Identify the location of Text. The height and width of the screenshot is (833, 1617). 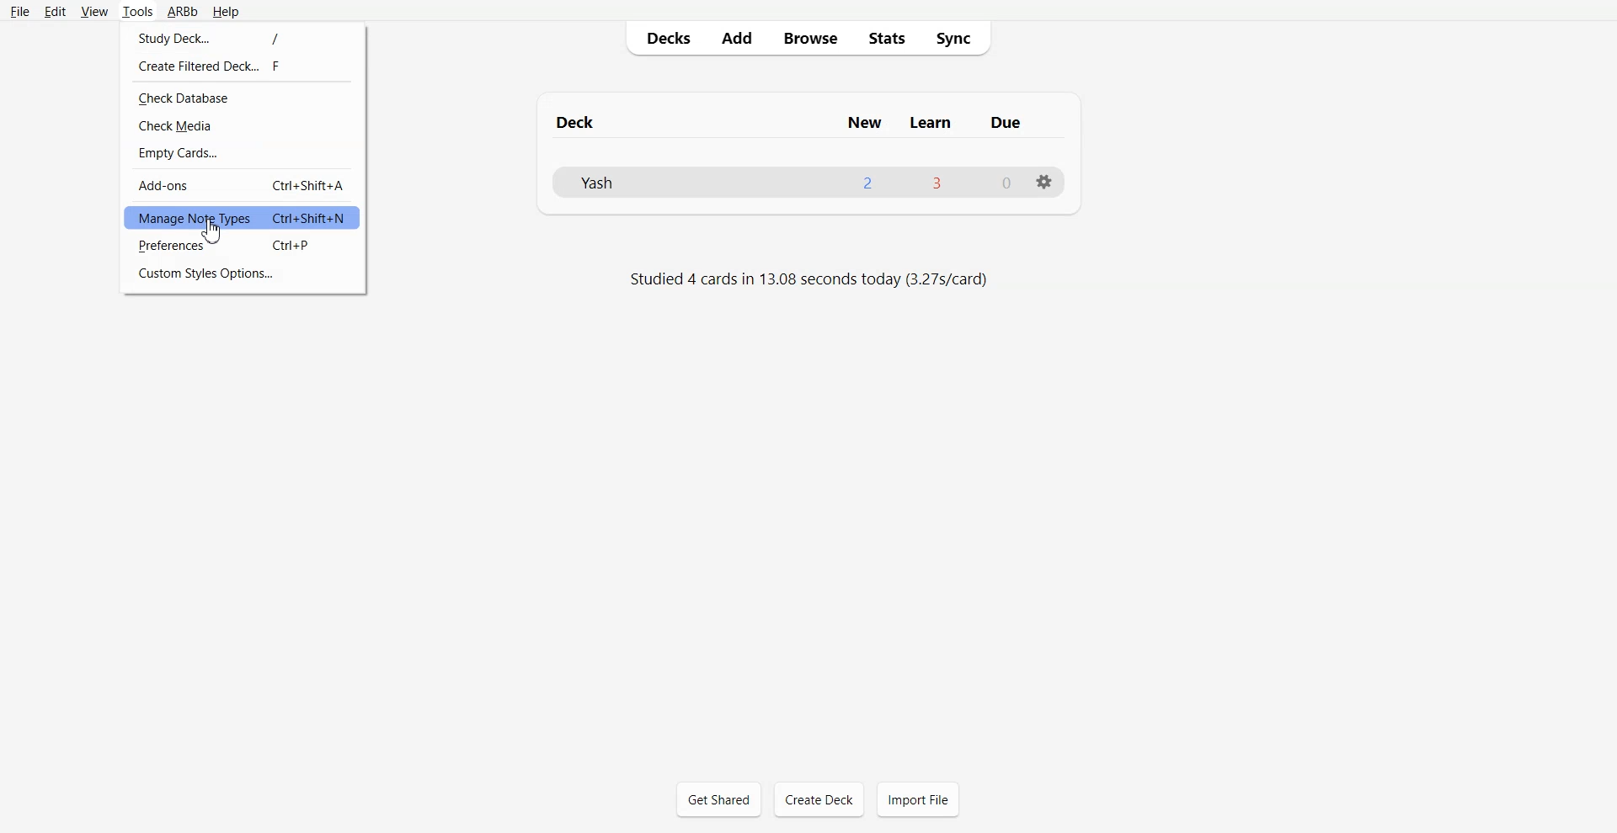
(808, 115).